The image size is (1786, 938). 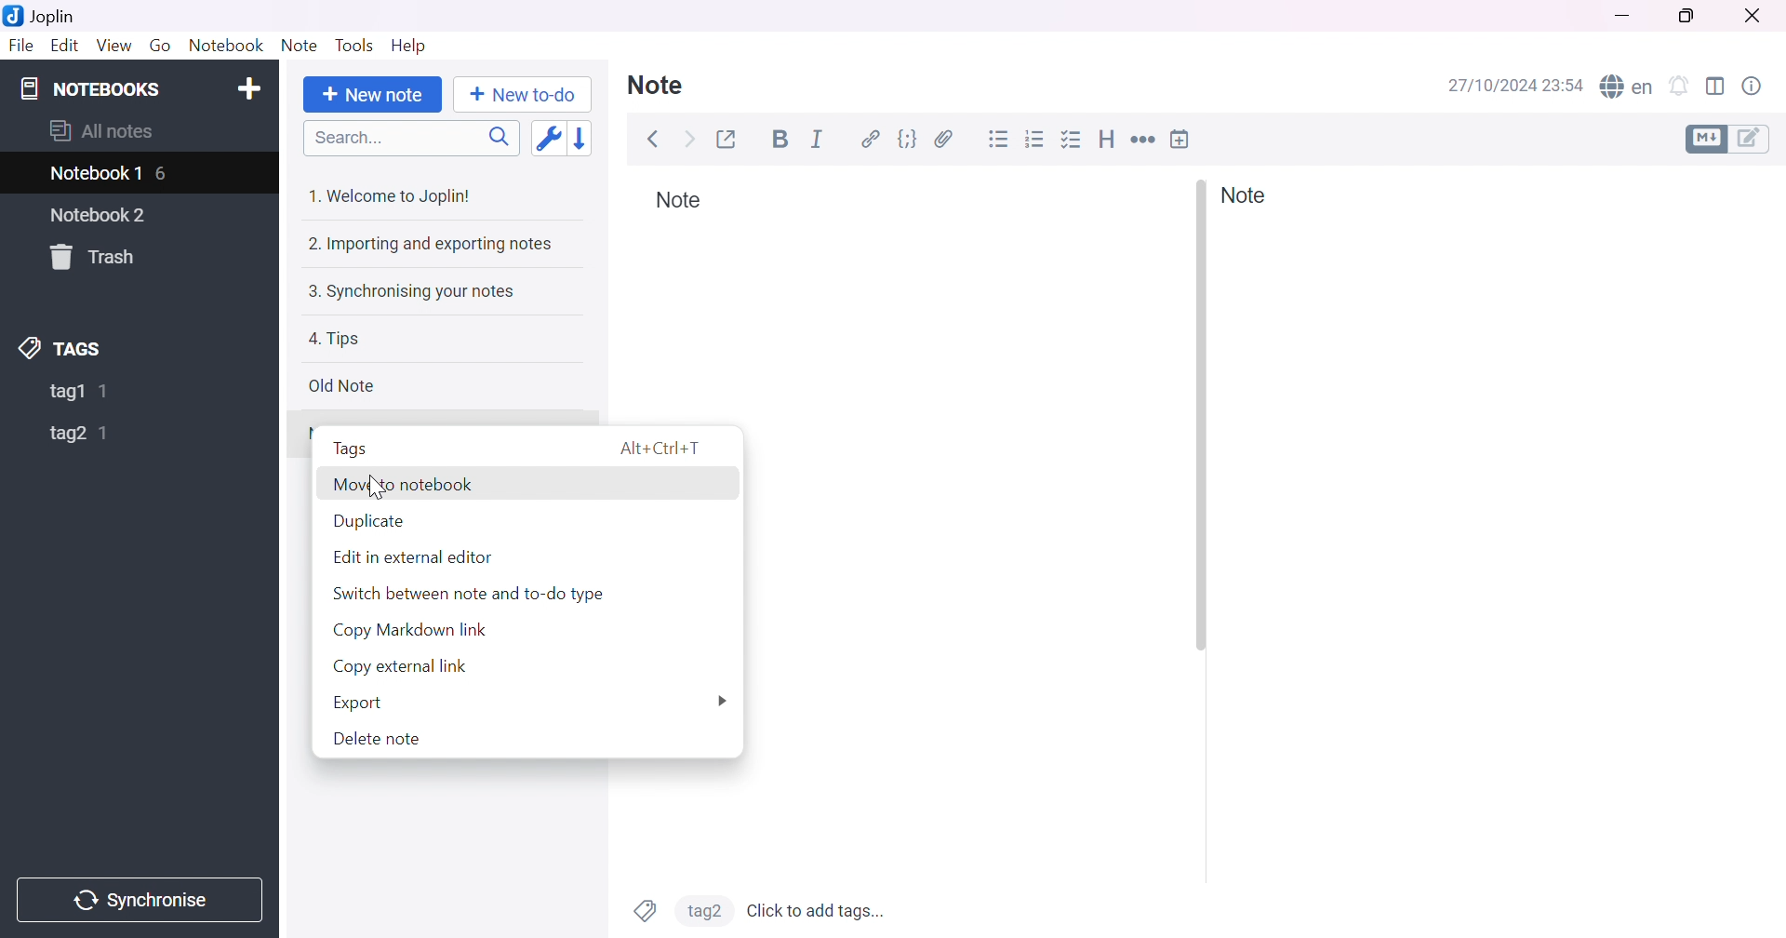 What do you see at coordinates (873, 140) in the screenshot?
I see `Hyperlink` at bounding box center [873, 140].